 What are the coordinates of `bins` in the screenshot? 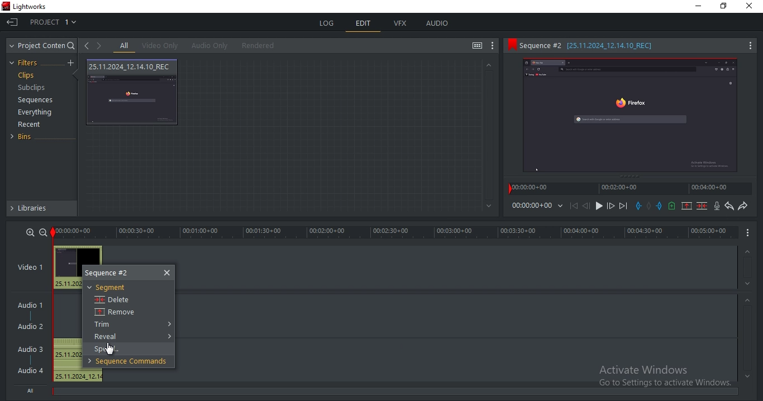 It's located at (26, 137).